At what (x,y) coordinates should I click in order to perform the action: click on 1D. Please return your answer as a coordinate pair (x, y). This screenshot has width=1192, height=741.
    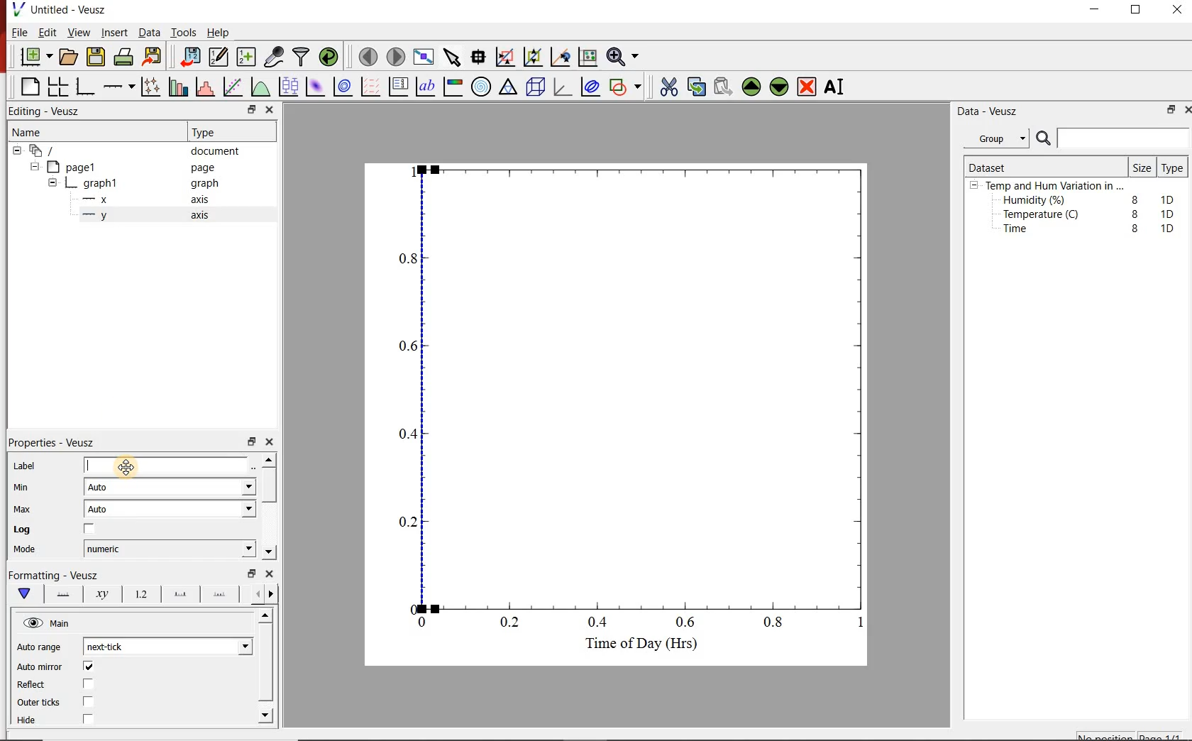
    Looking at the image, I should click on (1167, 228).